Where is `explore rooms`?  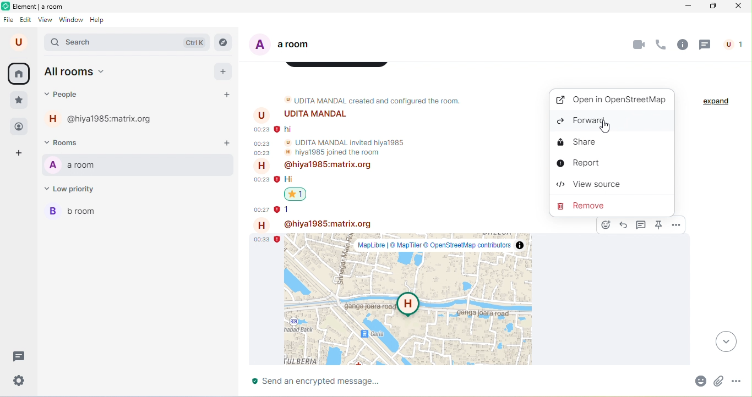
explore rooms is located at coordinates (224, 43).